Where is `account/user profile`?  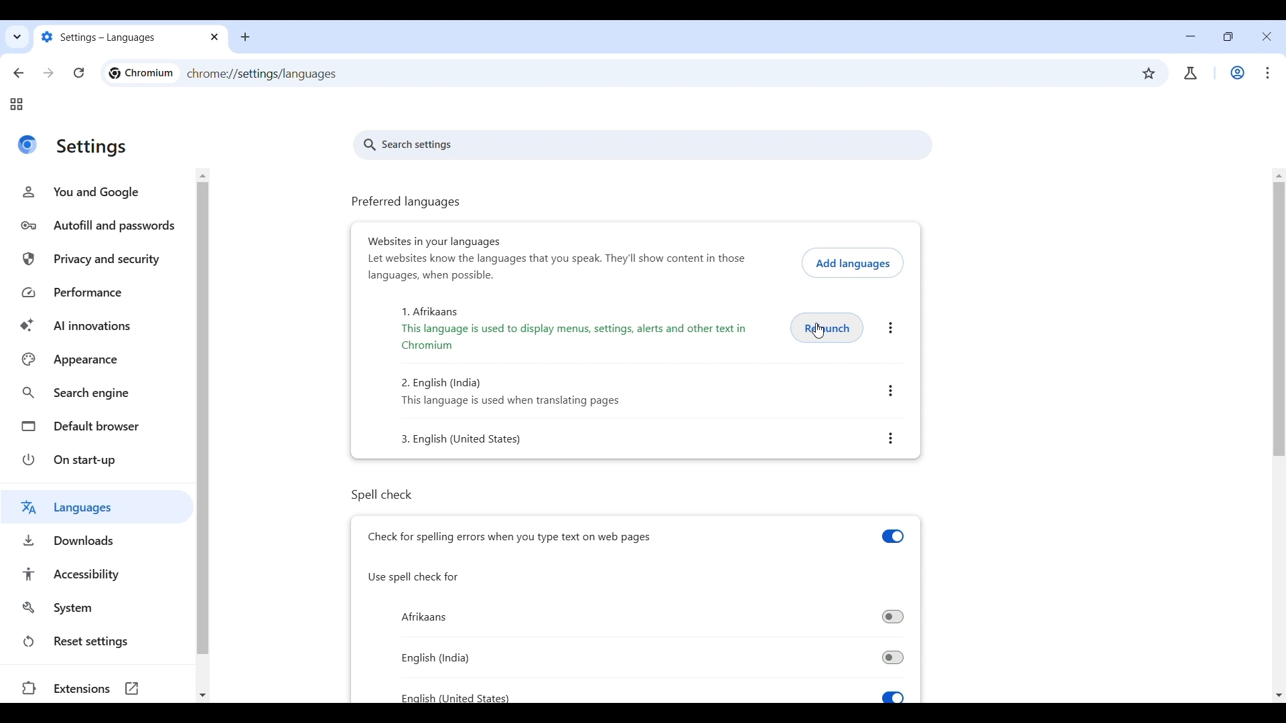 account/user profile is located at coordinates (1190, 74).